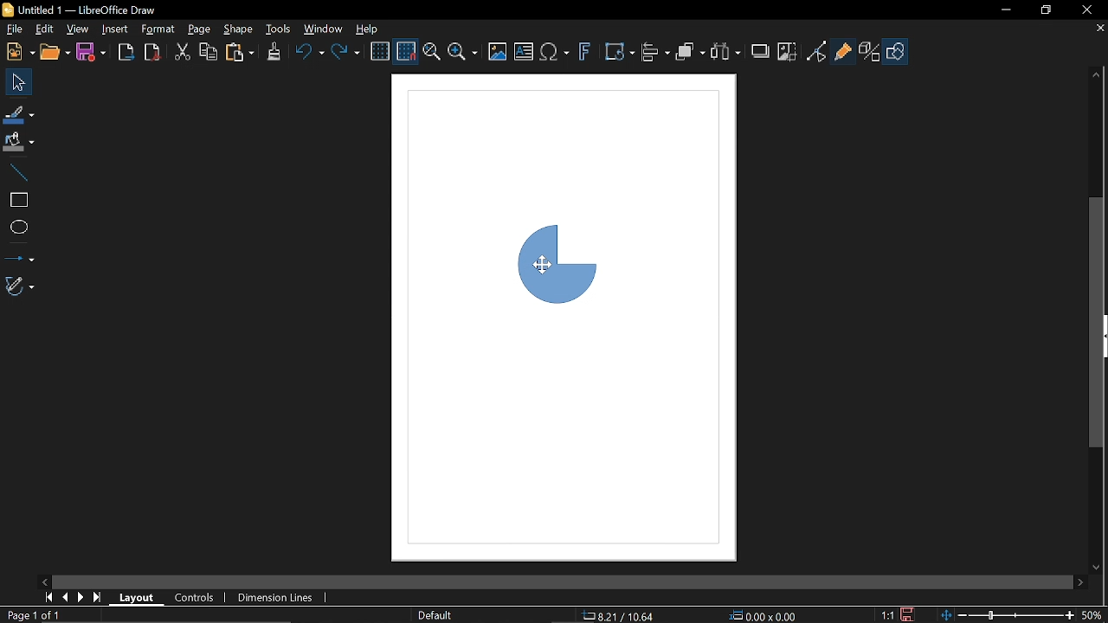 Image resolution: width=1108 pixels, height=623 pixels. Describe the element at coordinates (78, 29) in the screenshot. I see `View` at that location.